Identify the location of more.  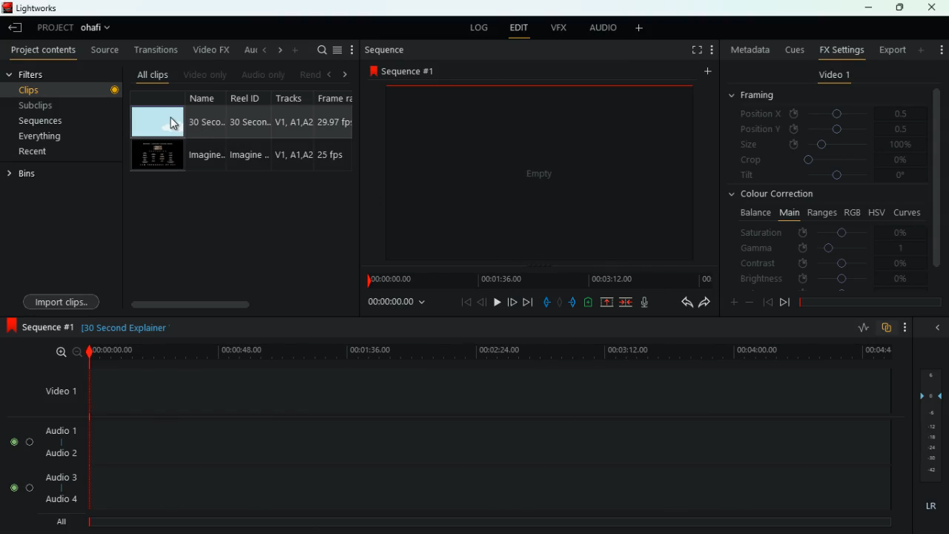
(706, 73).